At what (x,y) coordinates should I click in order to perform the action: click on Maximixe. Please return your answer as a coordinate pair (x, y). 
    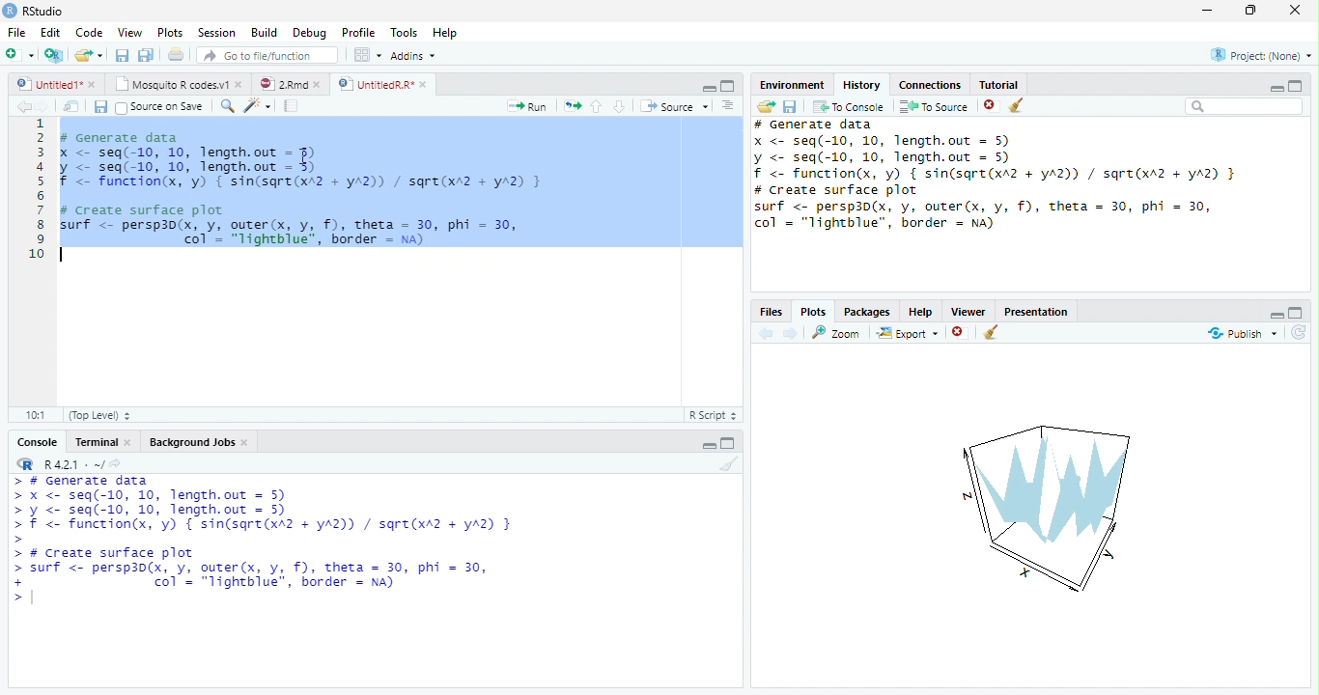
    Looking at the image, I should click on (728, 85).